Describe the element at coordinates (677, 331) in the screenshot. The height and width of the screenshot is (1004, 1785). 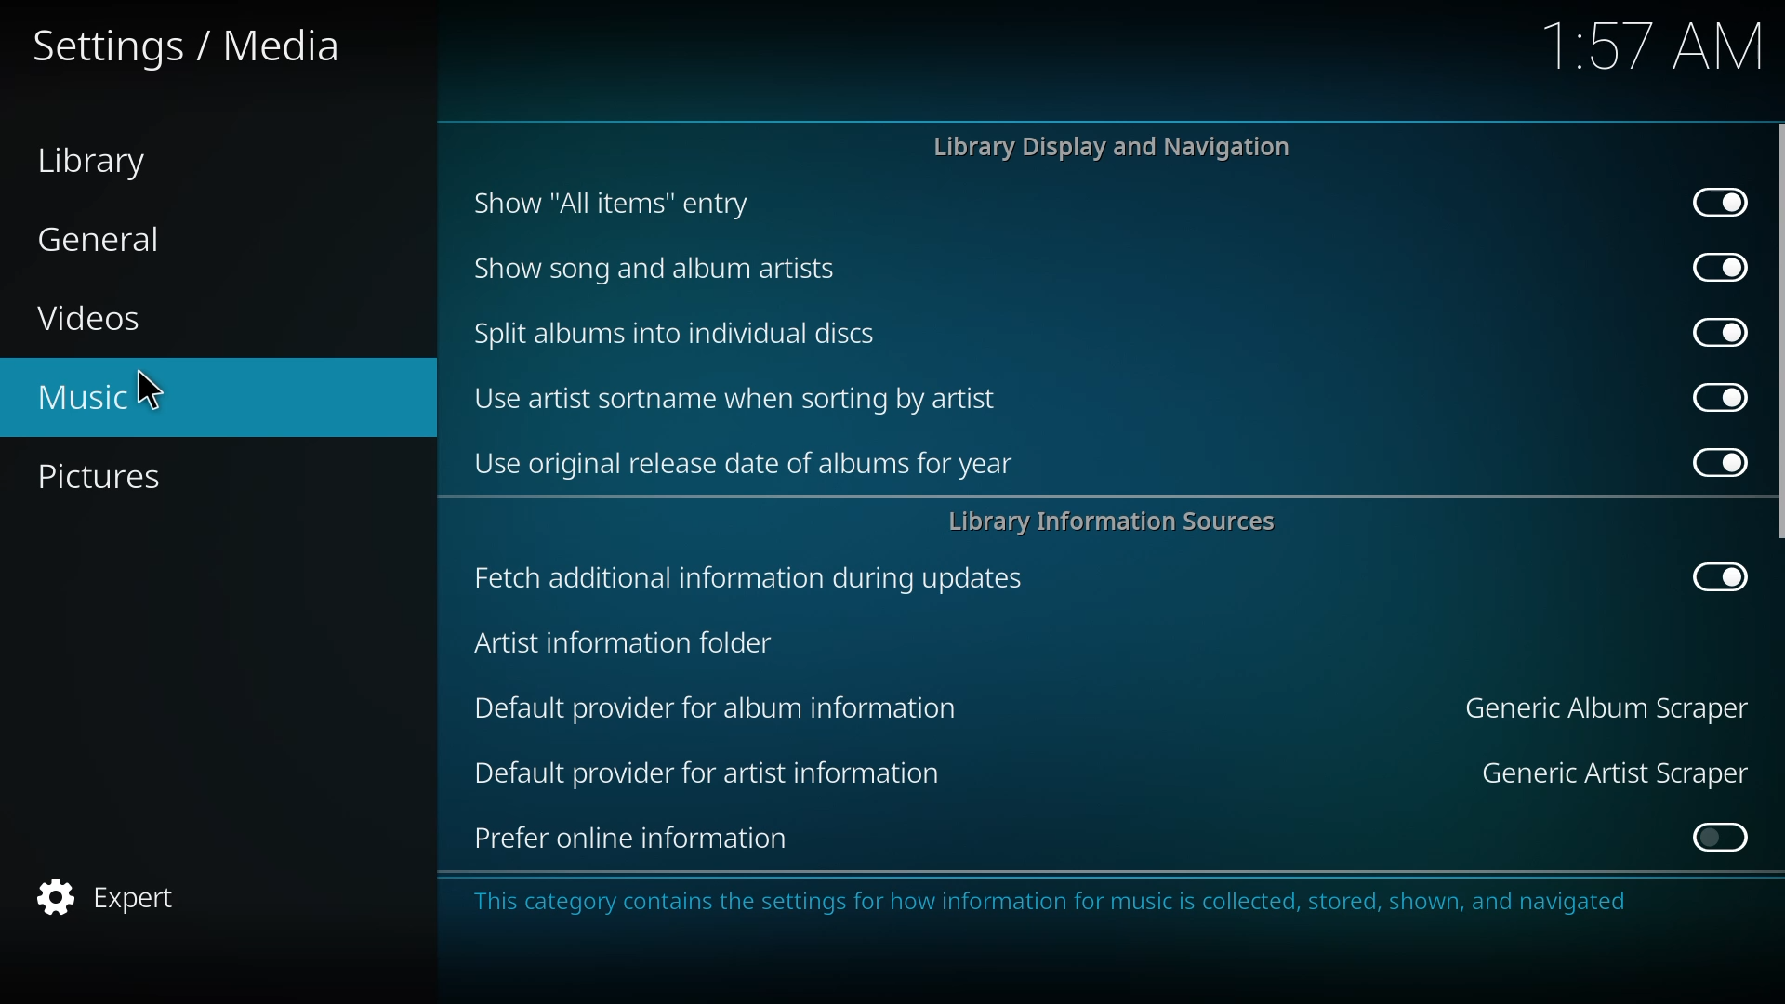
I see `split albums into discs` at that location.